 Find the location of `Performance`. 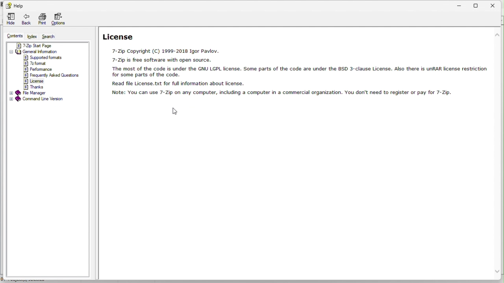

Performance is located at coordinates (38, 70).